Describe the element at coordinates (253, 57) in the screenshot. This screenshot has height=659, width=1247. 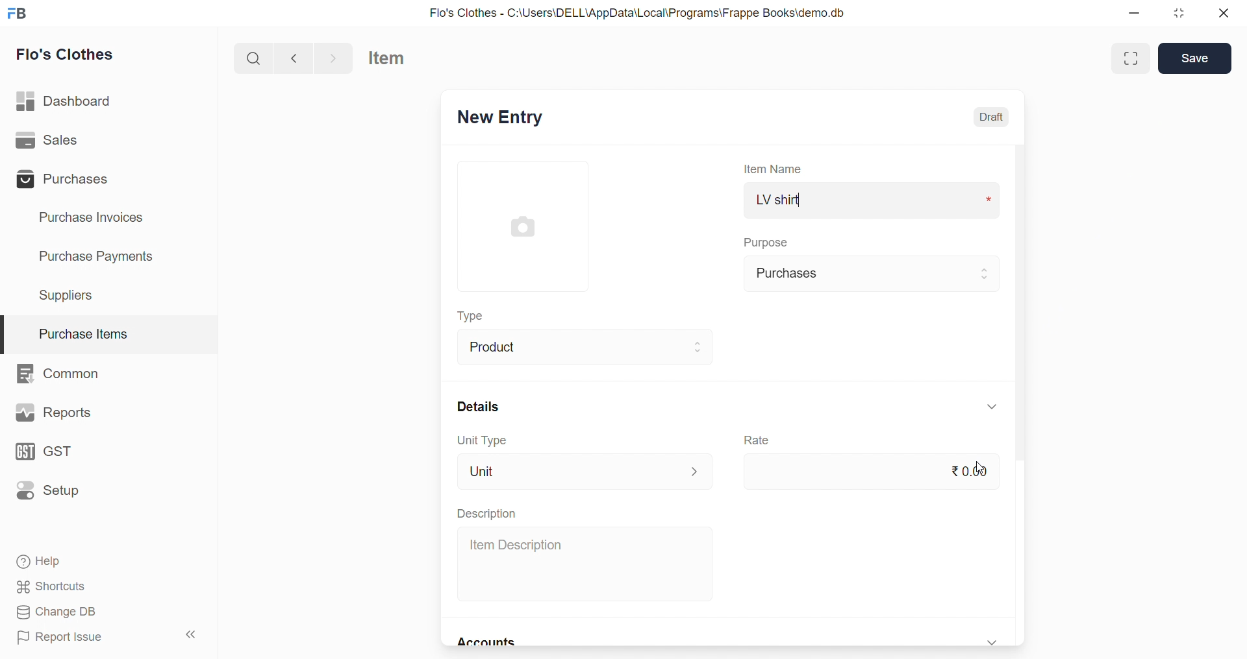
I see `search` at that location.